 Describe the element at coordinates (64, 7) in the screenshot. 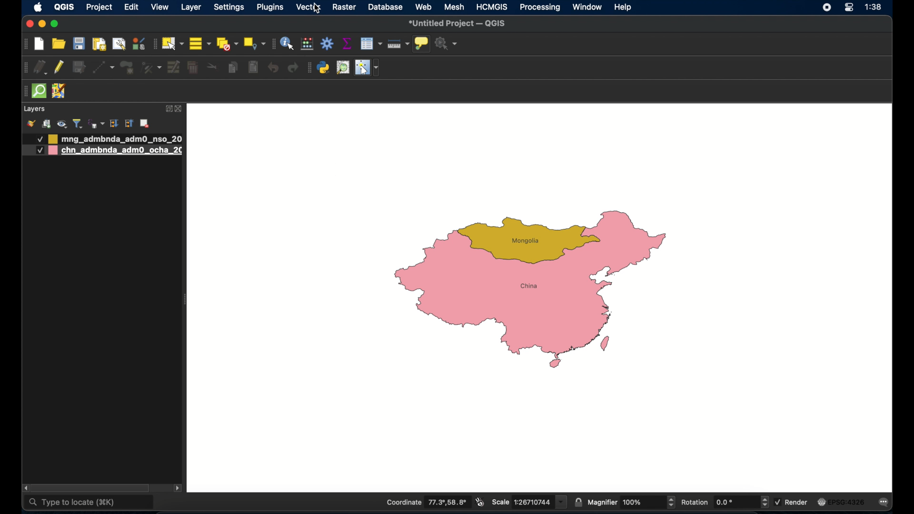

I see `QGIS` at that location.